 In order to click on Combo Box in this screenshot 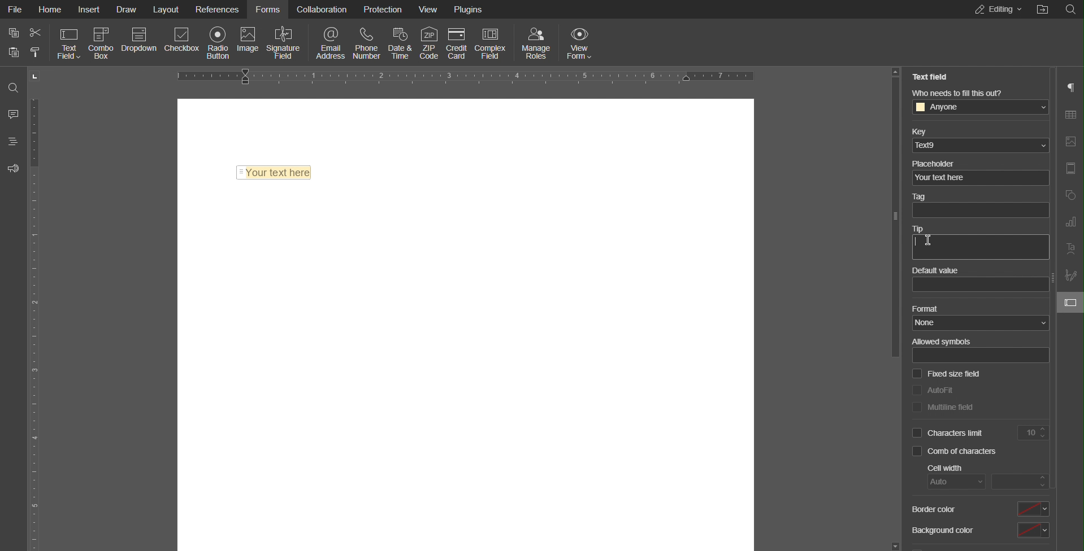, I will do `click(102, 43)`.